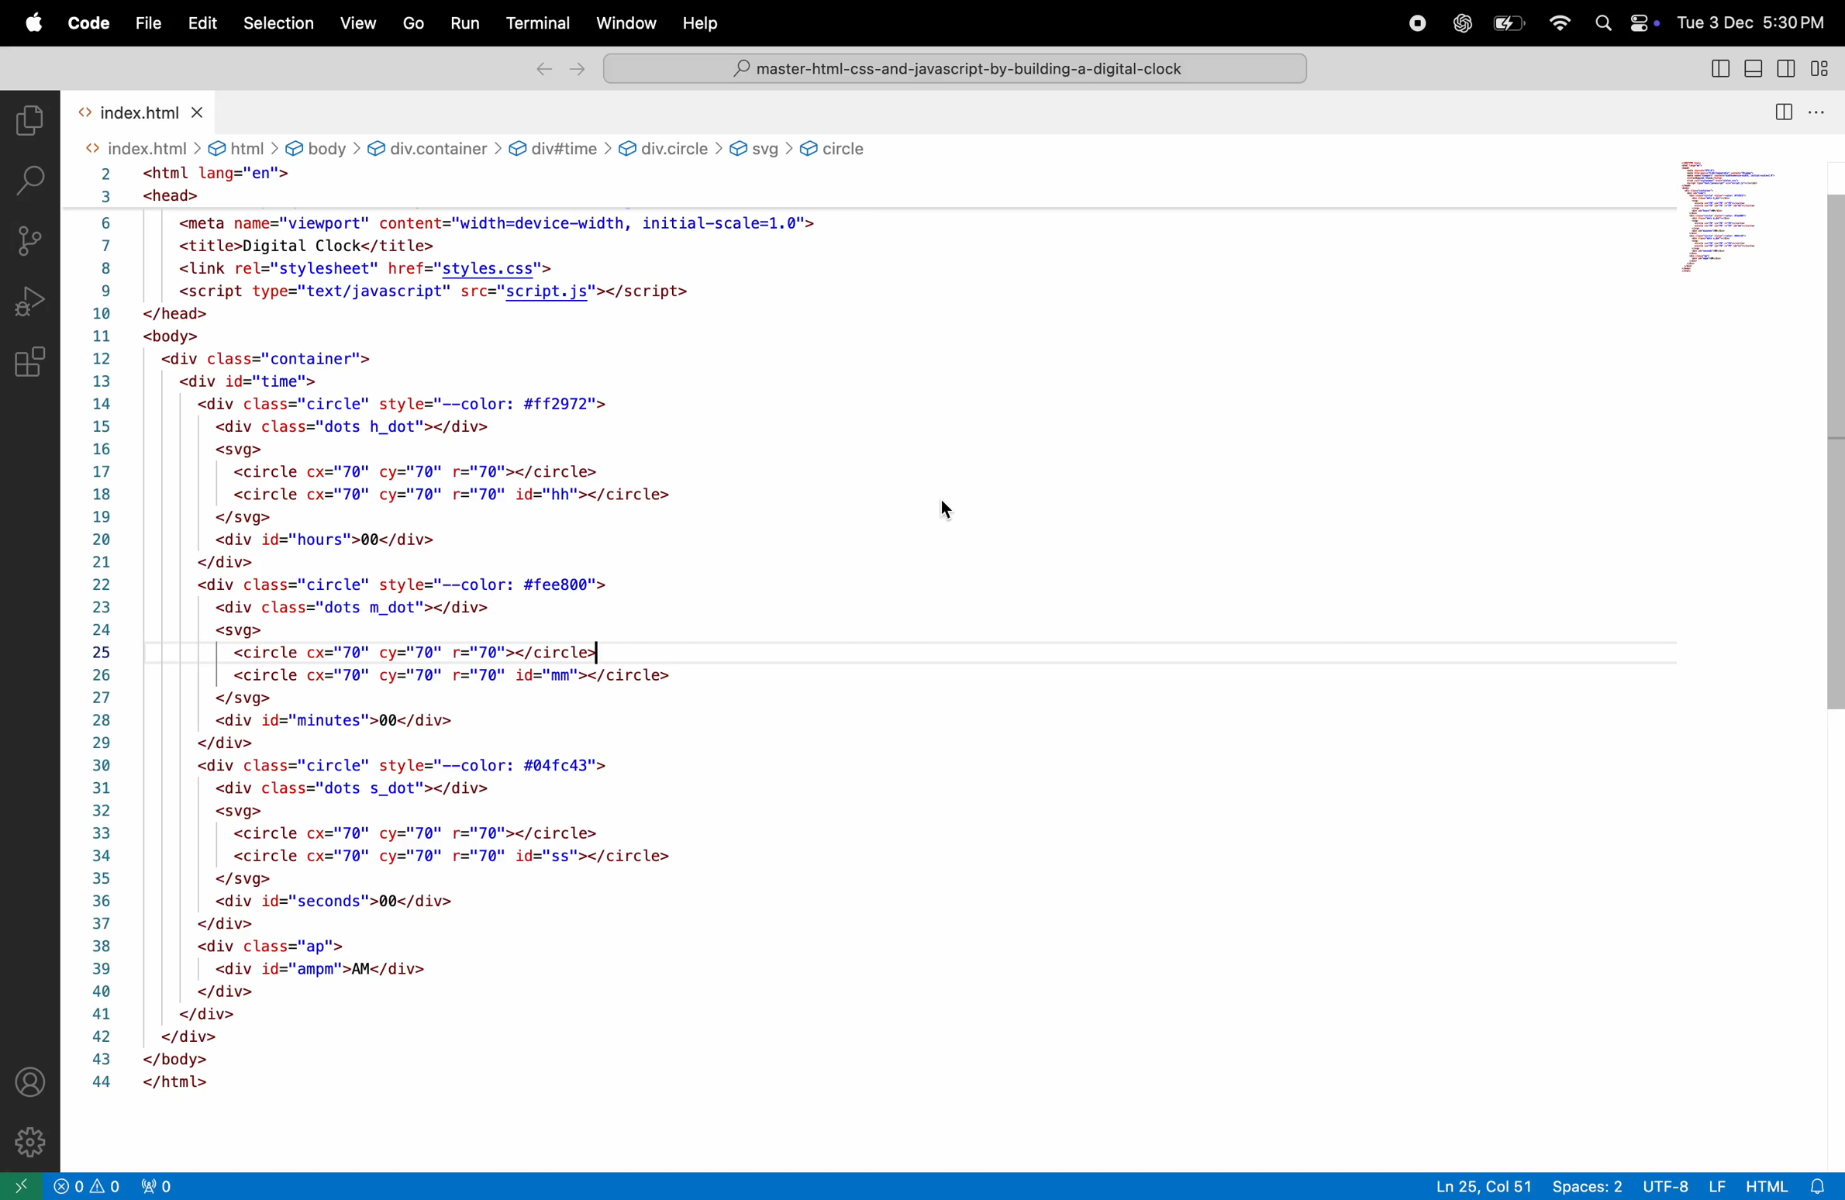 Image resolution: width=1845 pixels, height=1200 pixels. I want to click on apple widgets, so click(1620, 25).